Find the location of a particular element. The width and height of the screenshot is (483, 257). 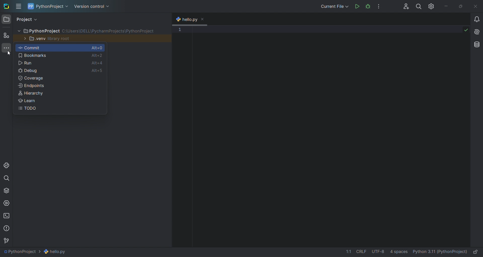

database is located at coordinates (477, 44).